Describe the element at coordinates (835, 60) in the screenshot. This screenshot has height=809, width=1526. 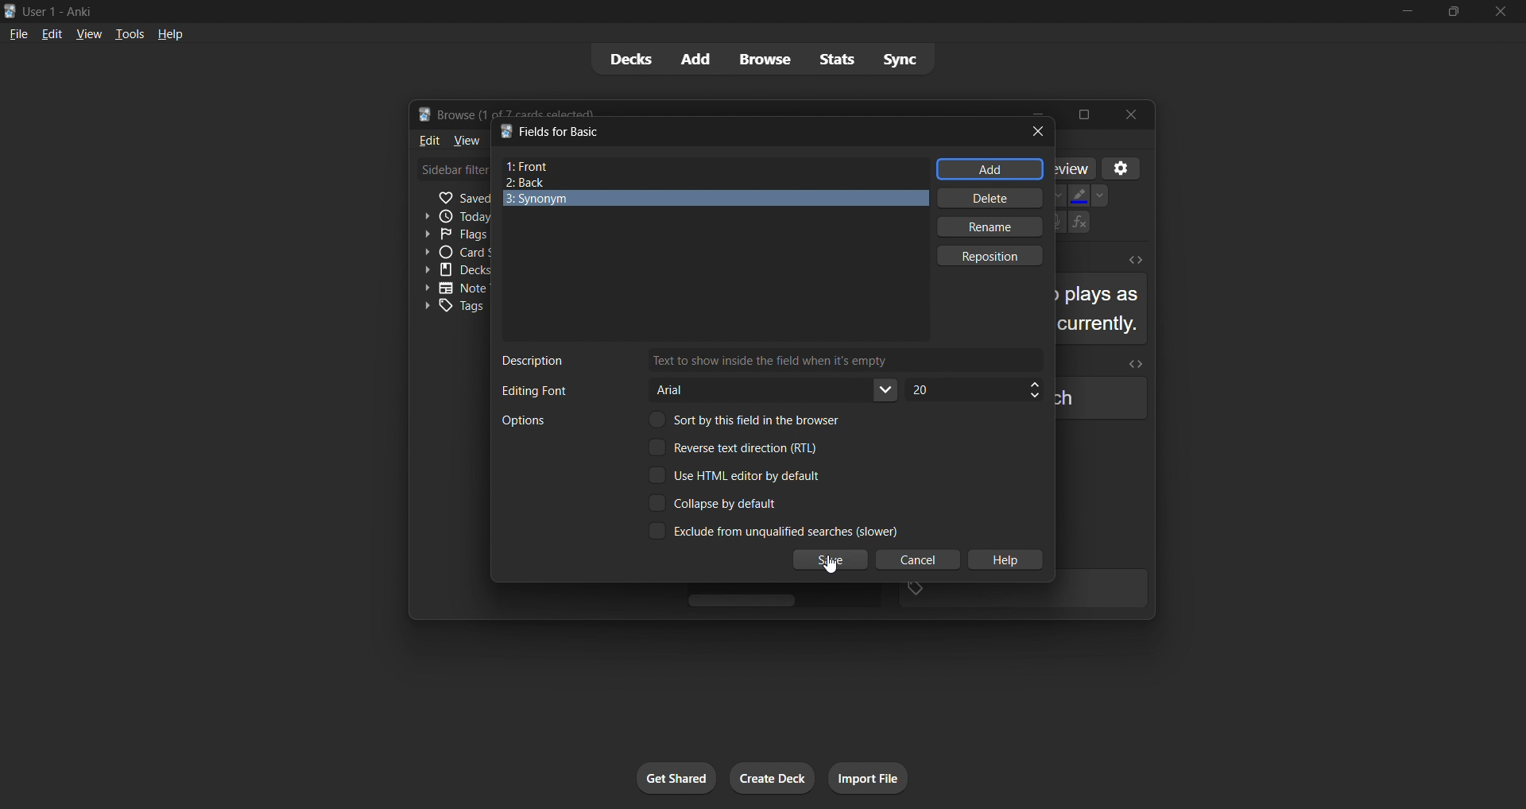
I see `stats` at that location.